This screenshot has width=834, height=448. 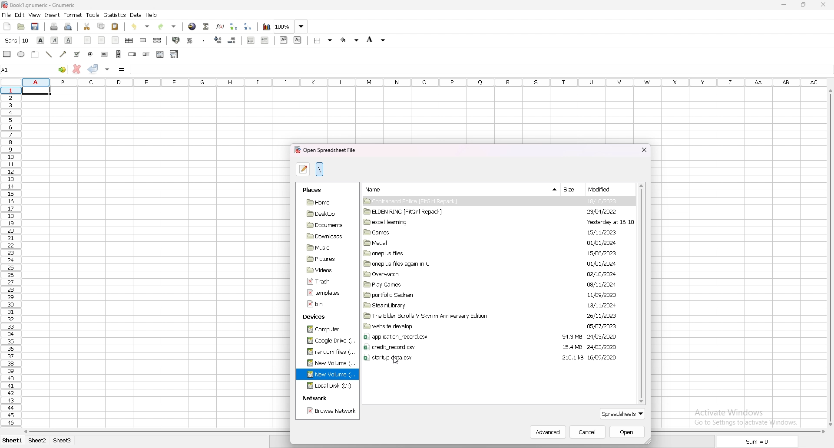 I want to click on percentage, so click(x=190, y=40).